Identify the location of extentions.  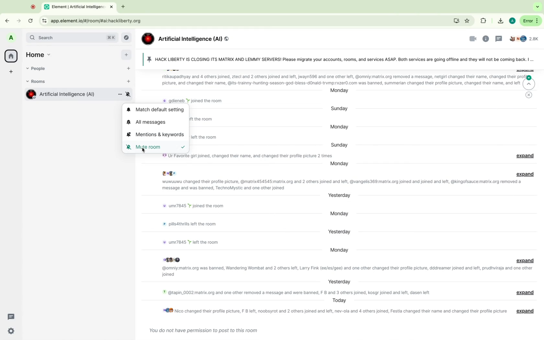
(484, 21).